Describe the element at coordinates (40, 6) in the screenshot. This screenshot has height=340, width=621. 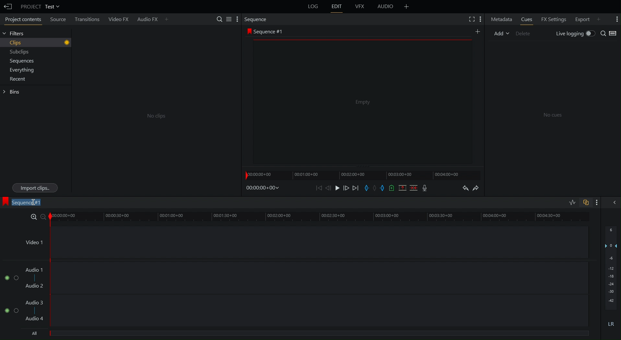
I see `Project Test` at that location.